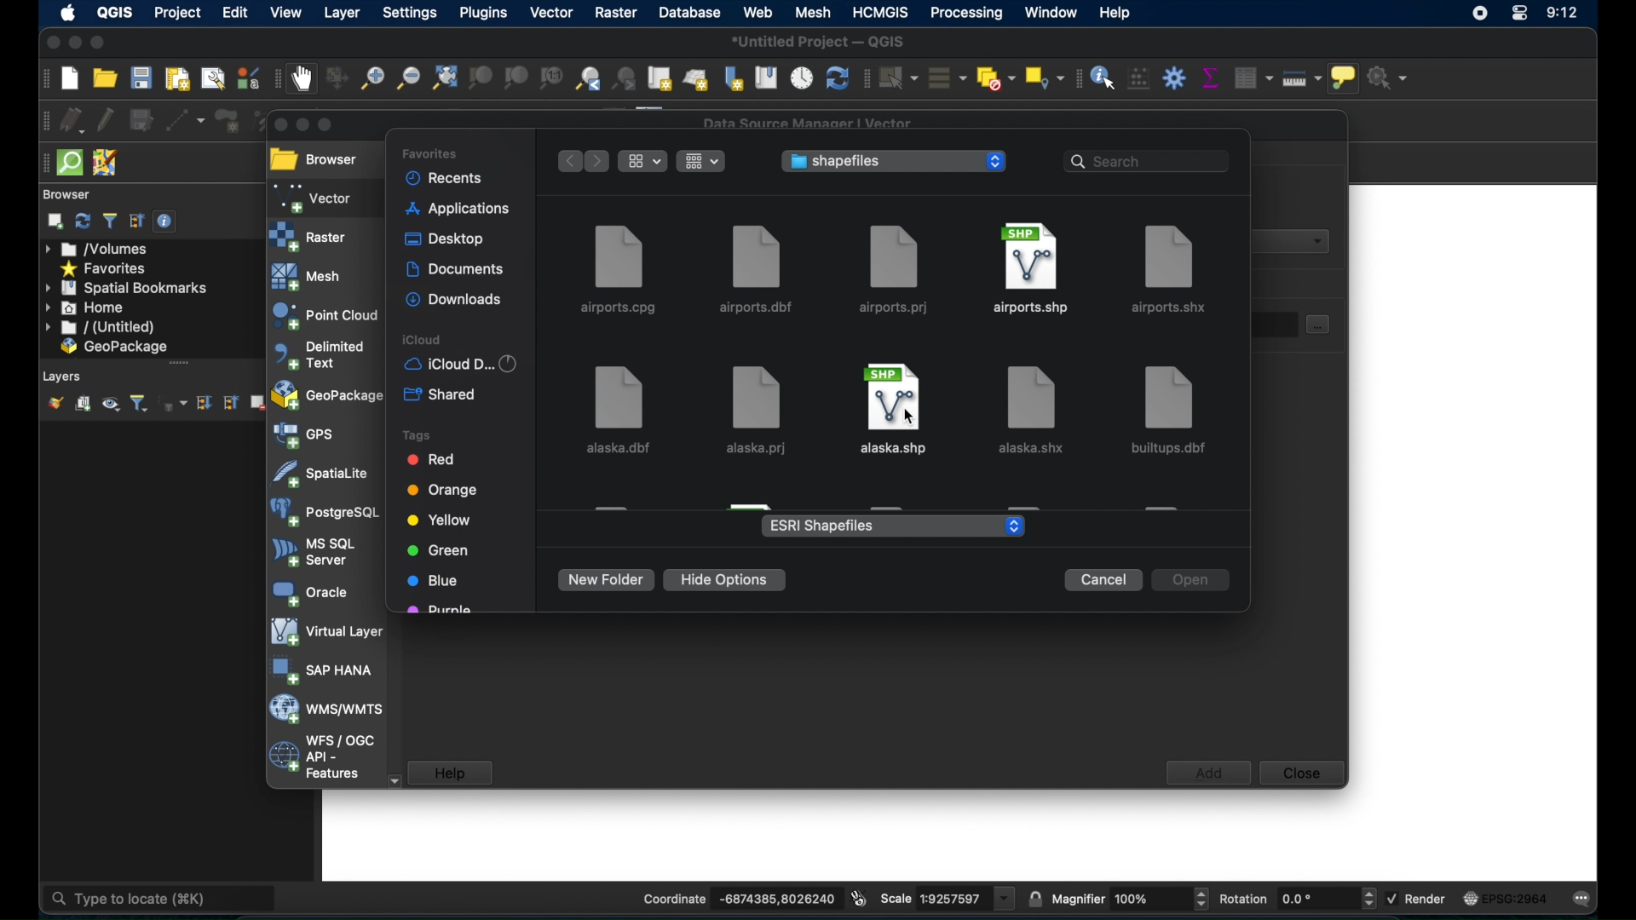 The width and height of the screenshot is (1636, 920). I want to click on show layout manager, so click(211, 78).